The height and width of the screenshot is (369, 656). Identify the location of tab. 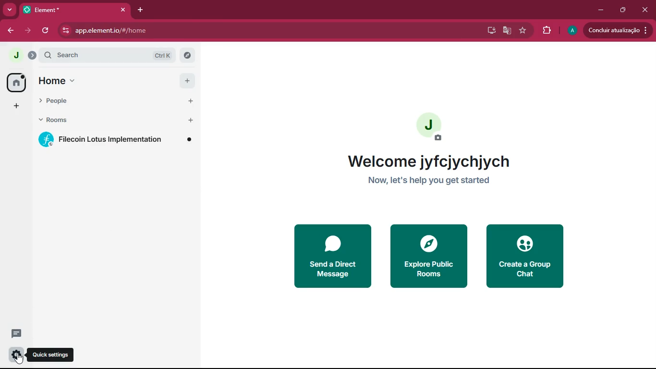
(75, 10).